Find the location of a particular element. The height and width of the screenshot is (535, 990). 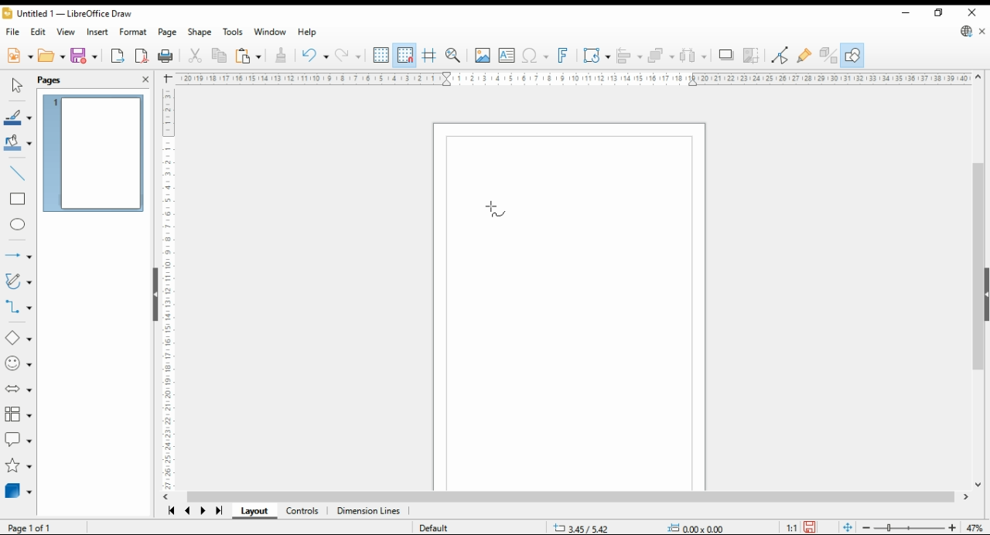

line color is located at coordinates (17, 118).